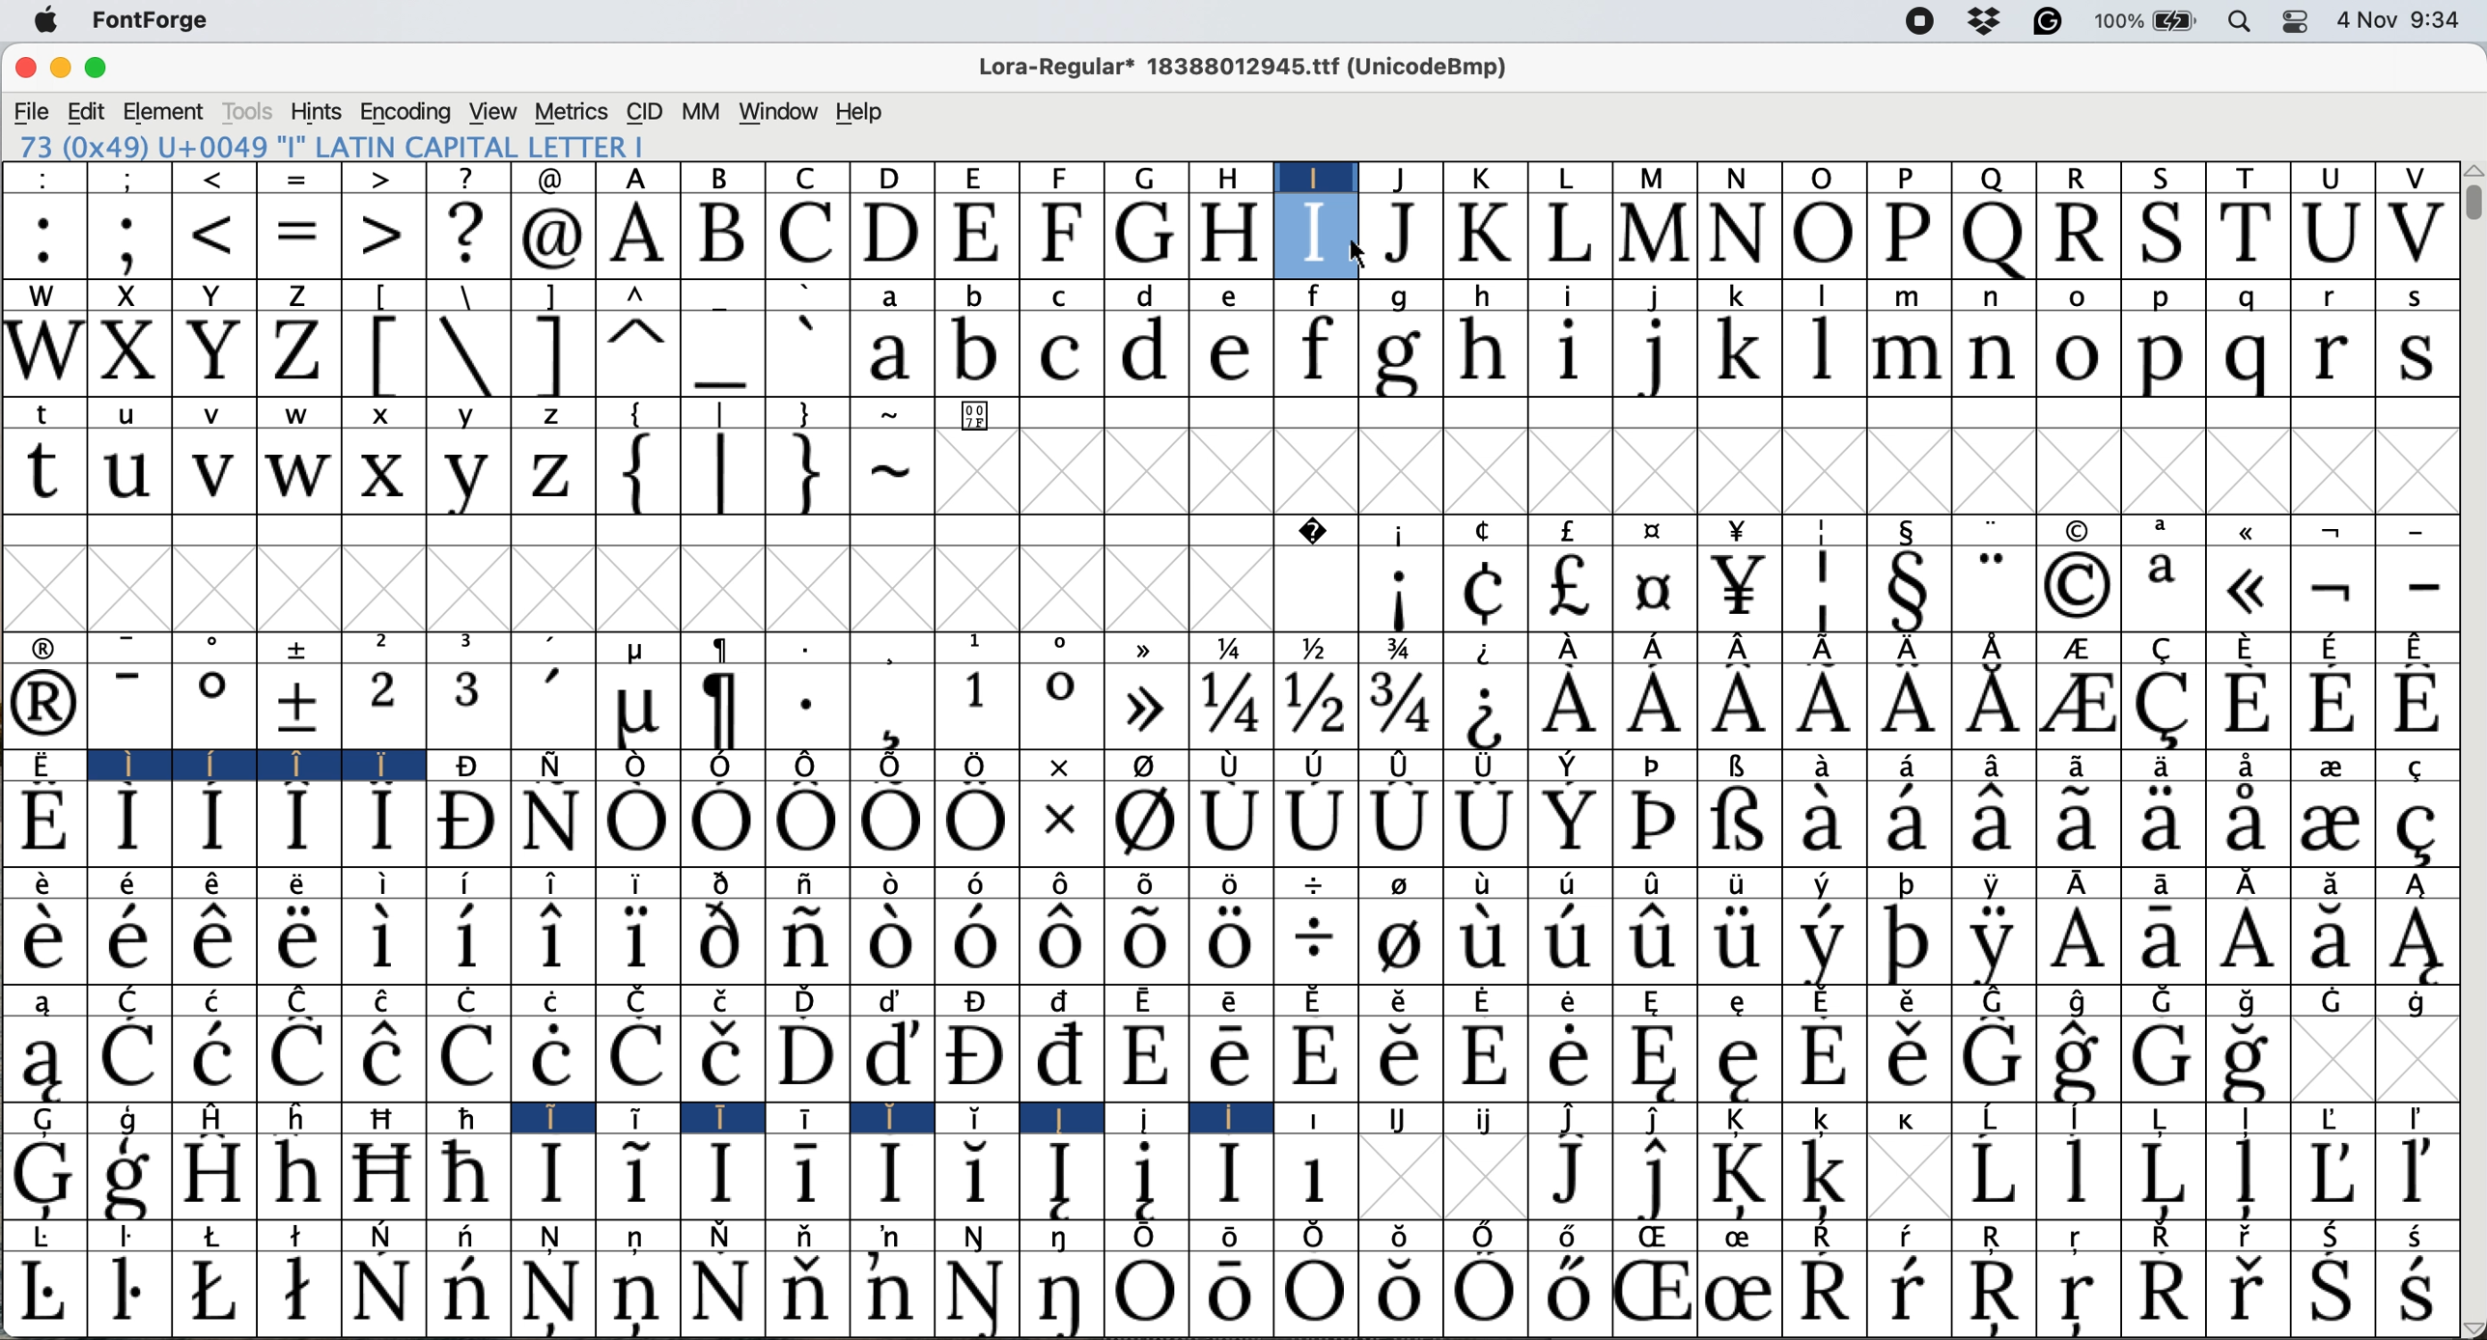  What do you see at coordinates (2081, 353) in the screenshot?
I see `o` at bounding box center [2081, 353].